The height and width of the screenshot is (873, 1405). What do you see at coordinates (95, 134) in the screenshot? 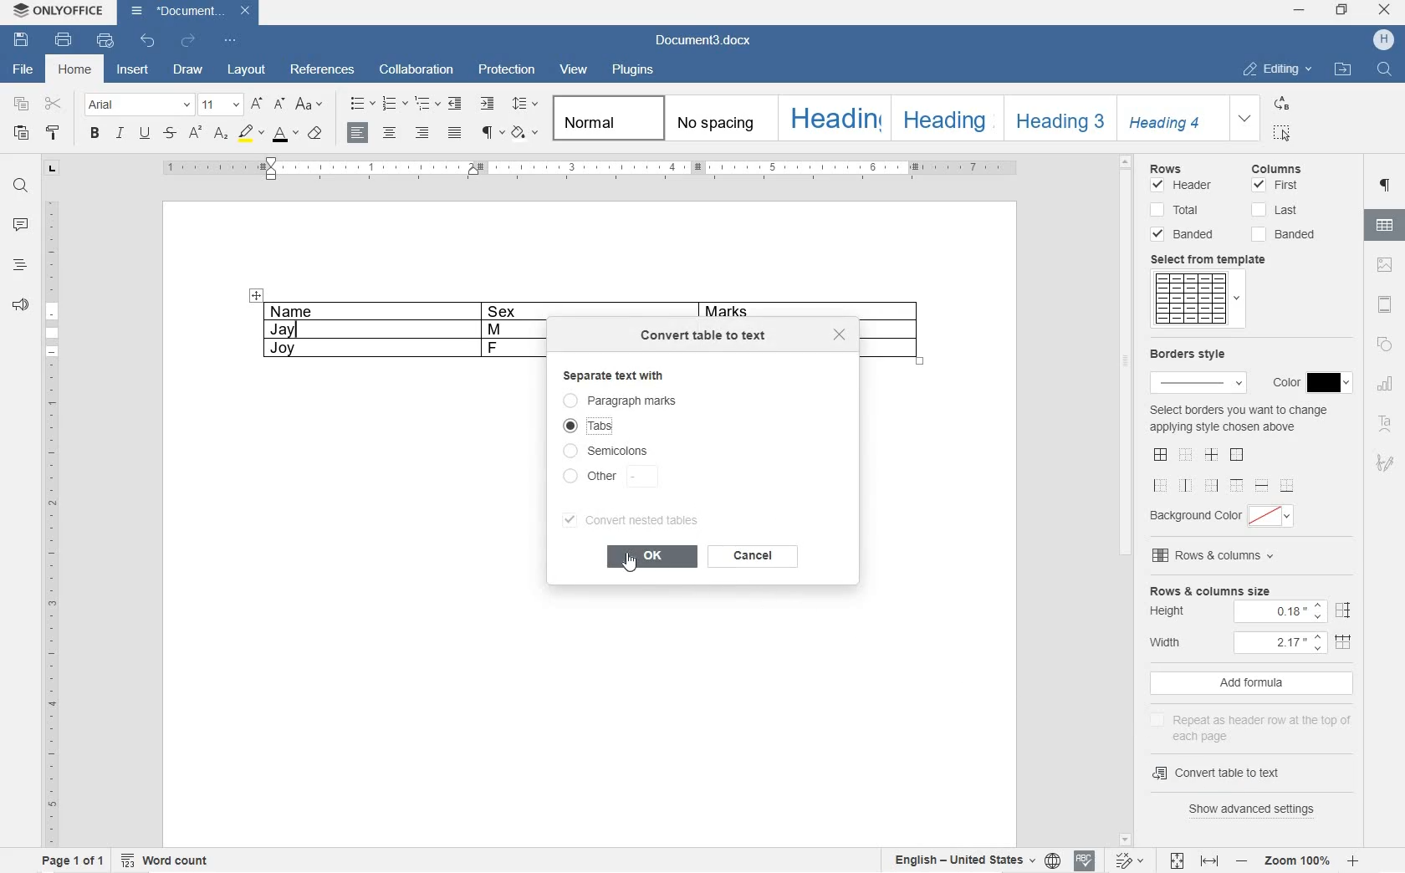
I see `BOLD` at bounding box center [95, 134].